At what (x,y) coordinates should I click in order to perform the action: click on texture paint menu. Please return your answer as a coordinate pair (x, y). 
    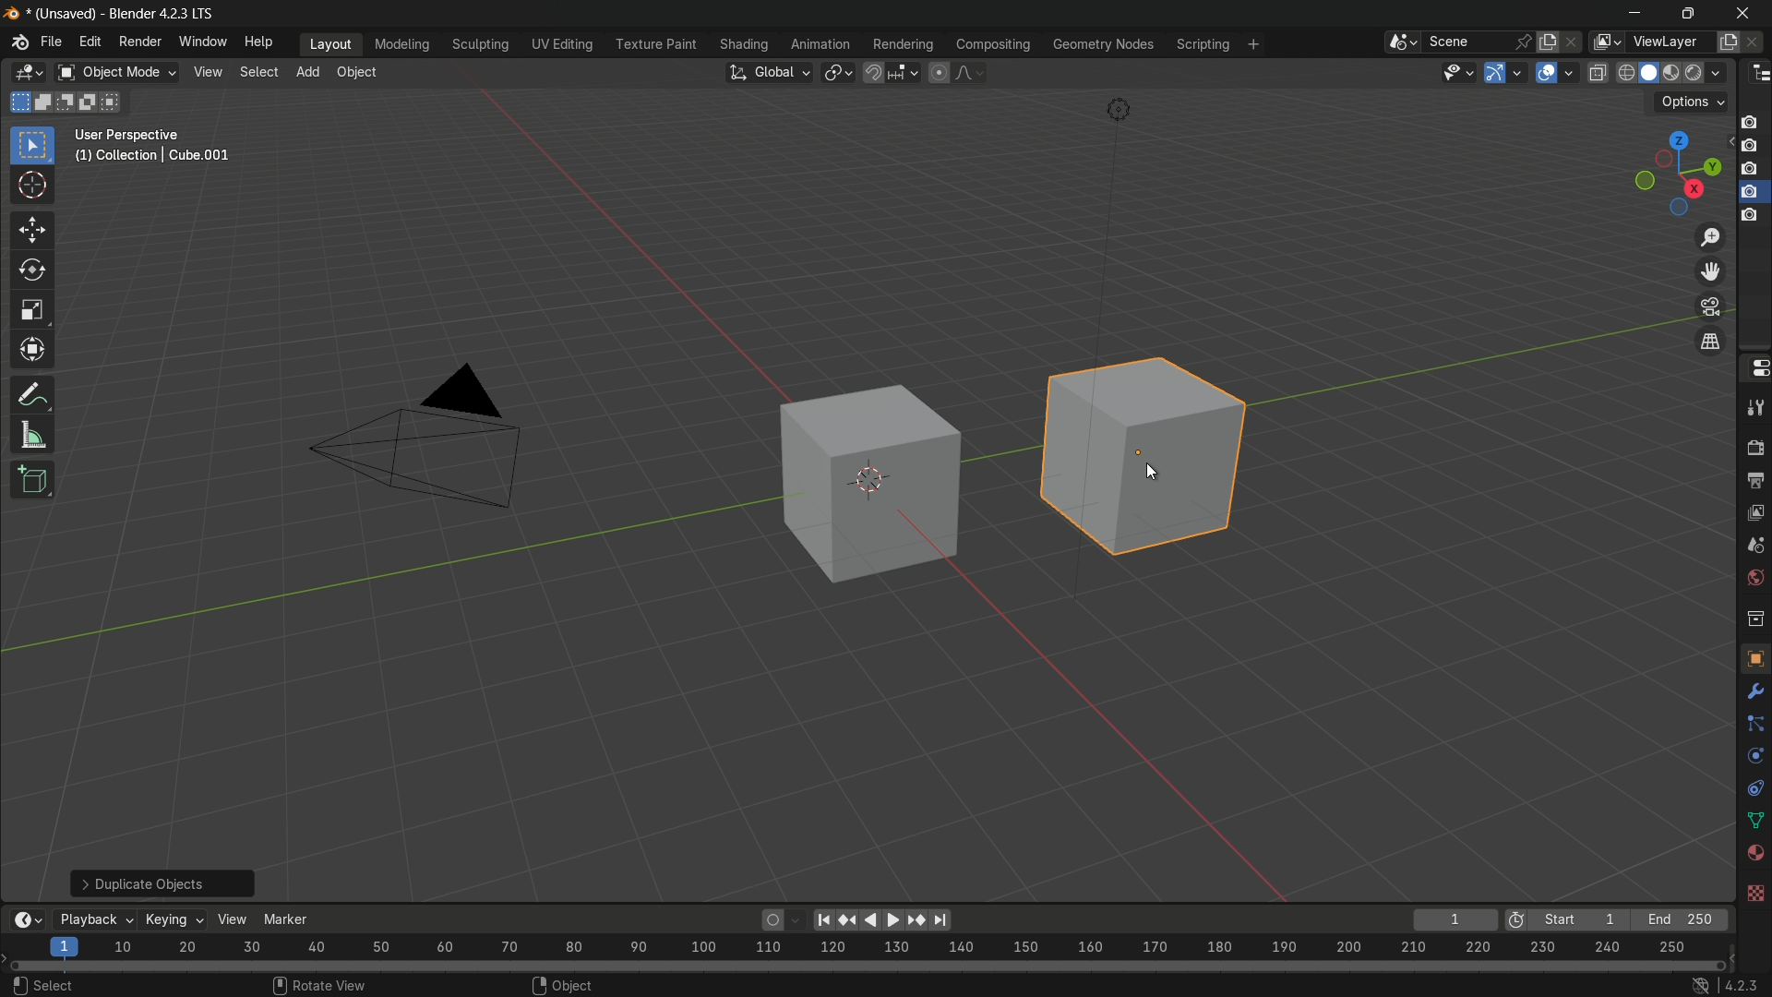
    Looking at the image, I should click on (652, 46).